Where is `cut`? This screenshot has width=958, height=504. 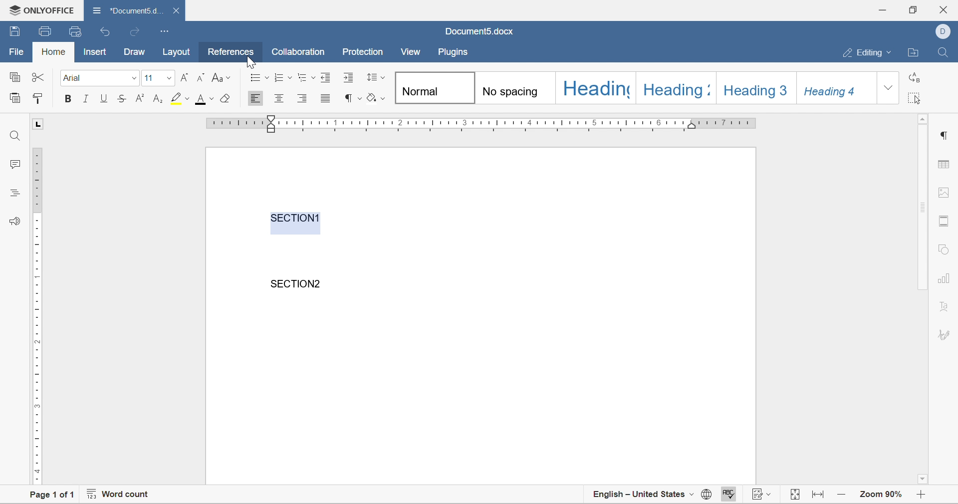 cut is located at coordinates (38, 77).